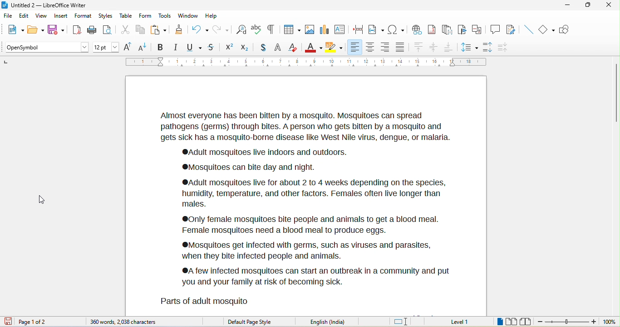 The width and height of the screenshot is (620, 327). I want to click on justified, so click(400, 48).